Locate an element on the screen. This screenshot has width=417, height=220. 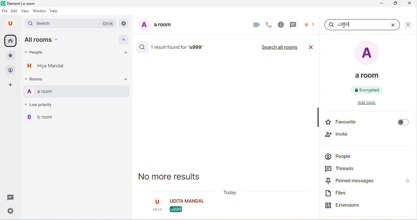
add room is located at coordinates (125, 80).